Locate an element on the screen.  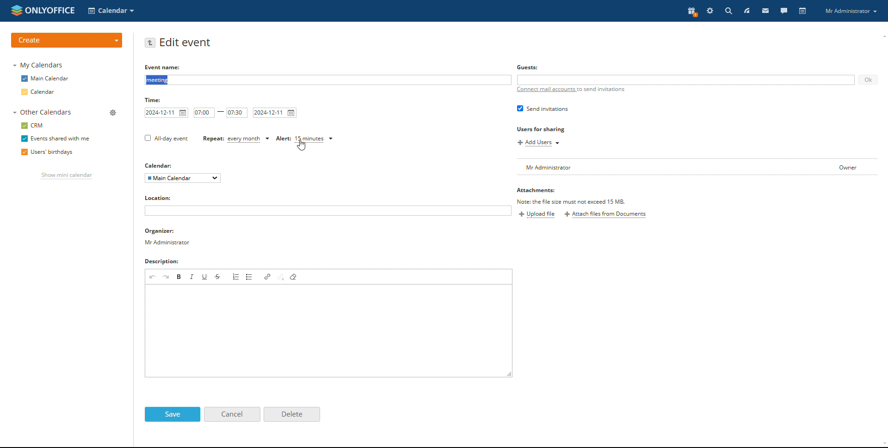
other calendars is located at coordinates (44, 113).